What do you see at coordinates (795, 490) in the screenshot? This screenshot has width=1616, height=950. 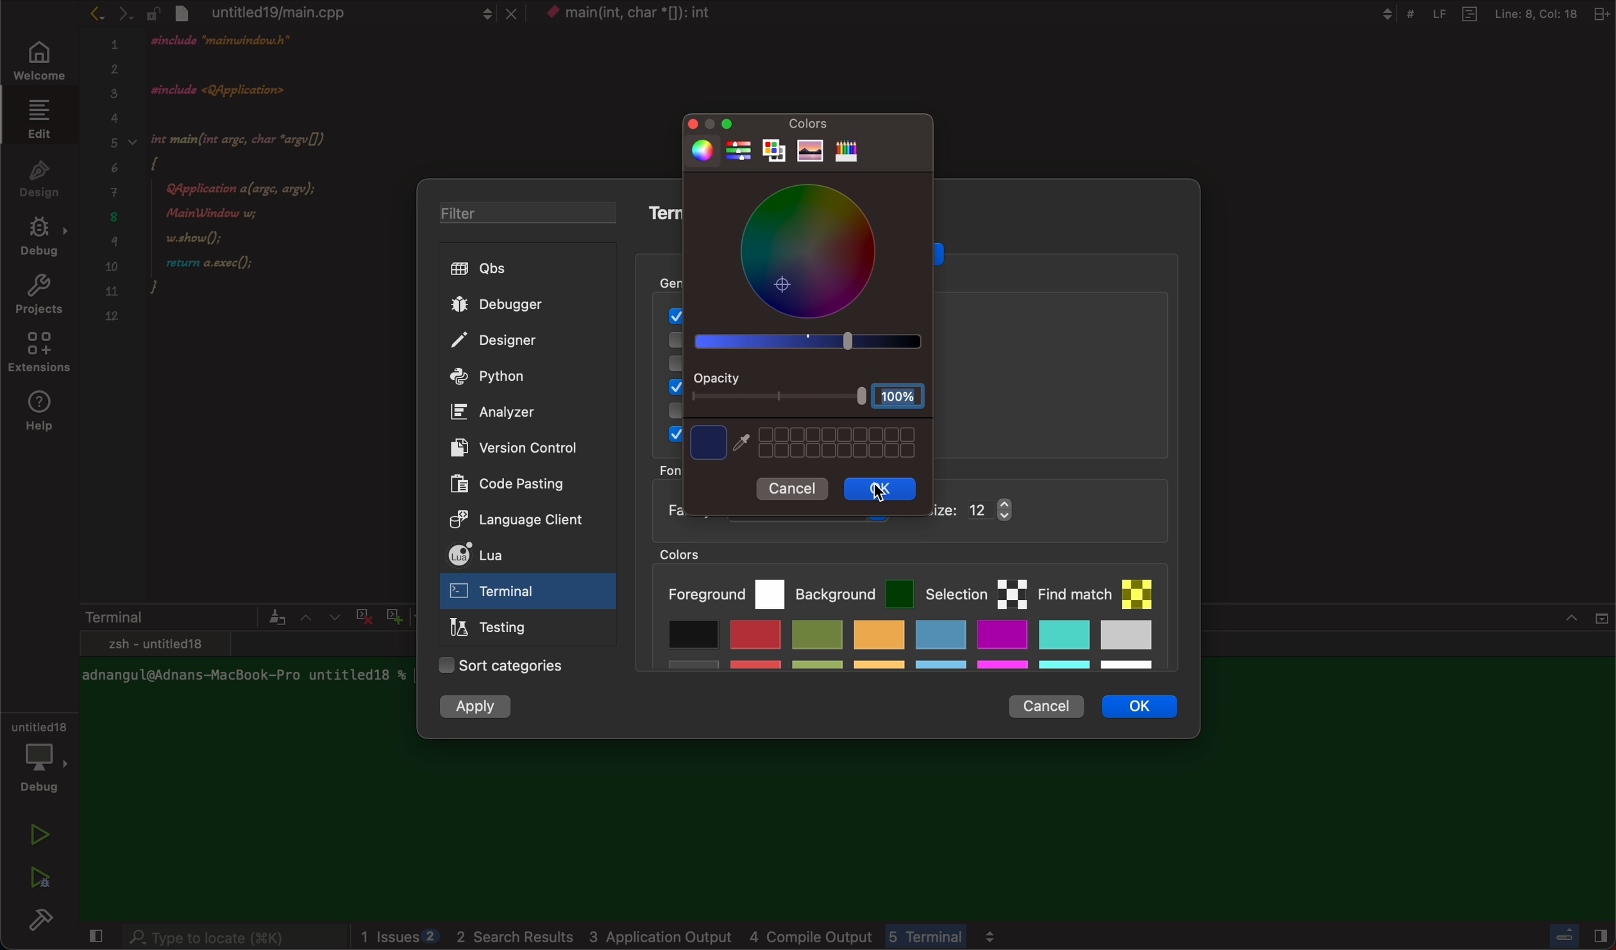 I see `cancel` at bounding box center [795, 490].